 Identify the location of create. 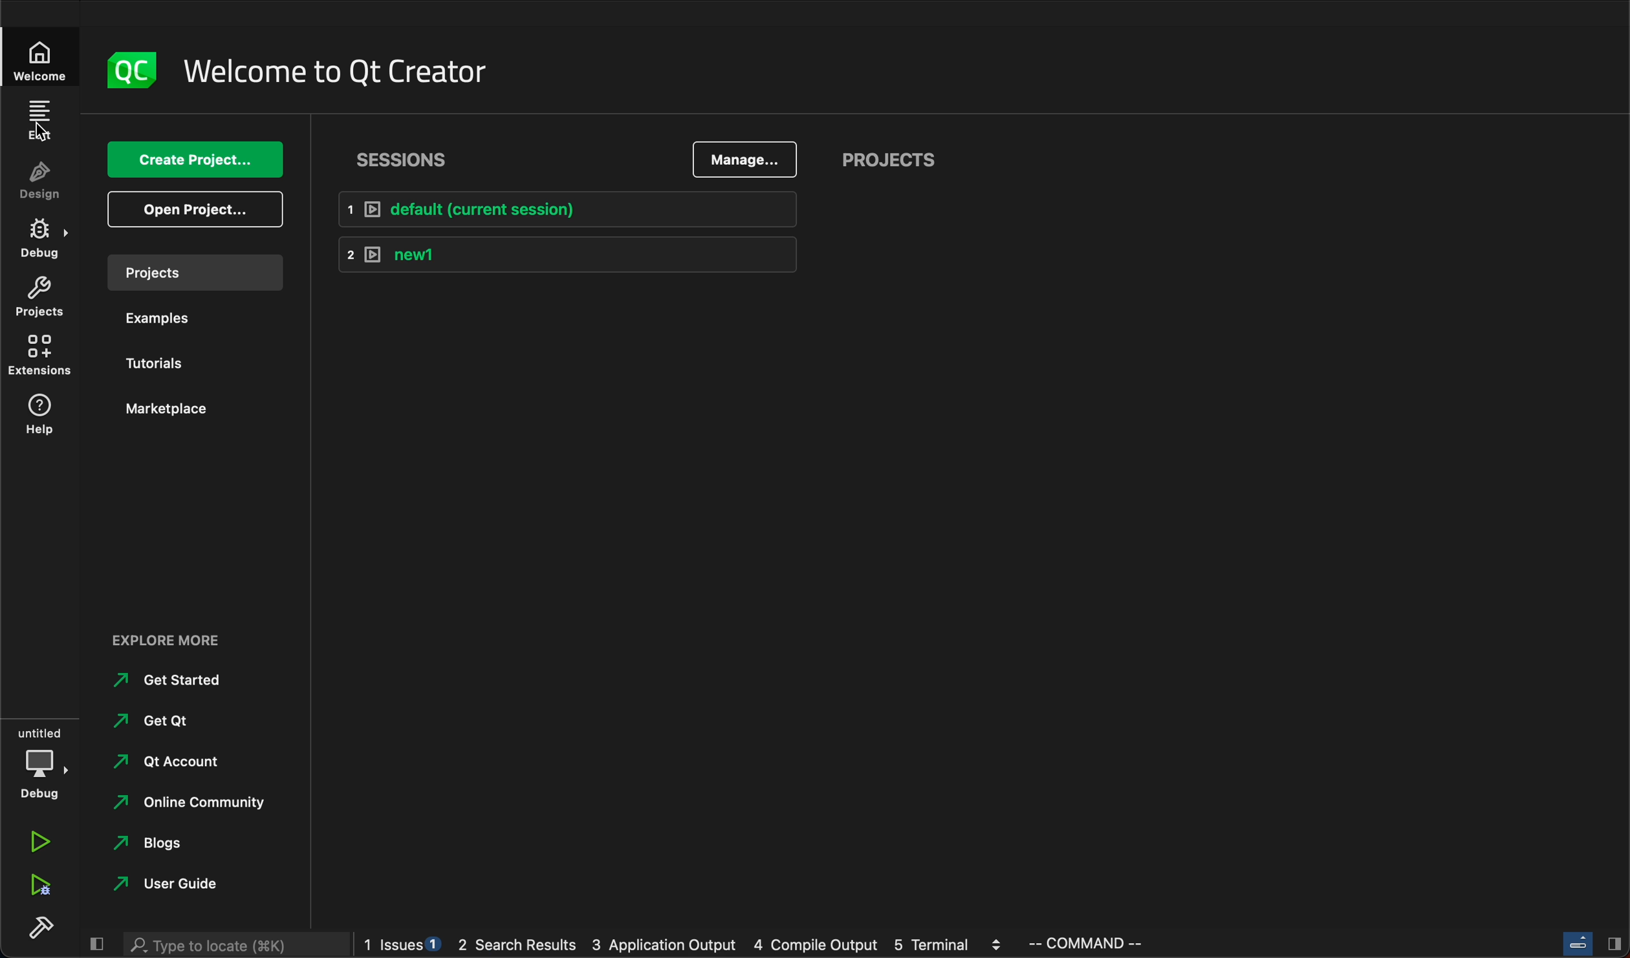
(199, 158).